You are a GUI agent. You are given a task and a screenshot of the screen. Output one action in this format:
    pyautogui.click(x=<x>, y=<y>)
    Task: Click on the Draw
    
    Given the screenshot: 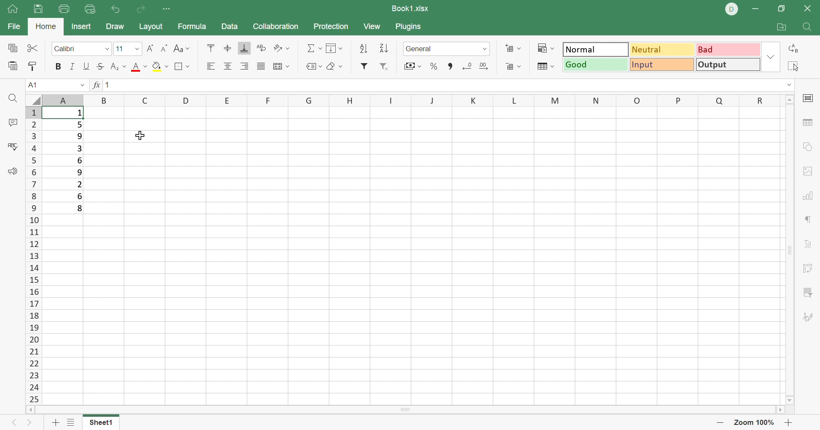 What is the action you would take?
    pyautogui.click(x=114, y=27)
    